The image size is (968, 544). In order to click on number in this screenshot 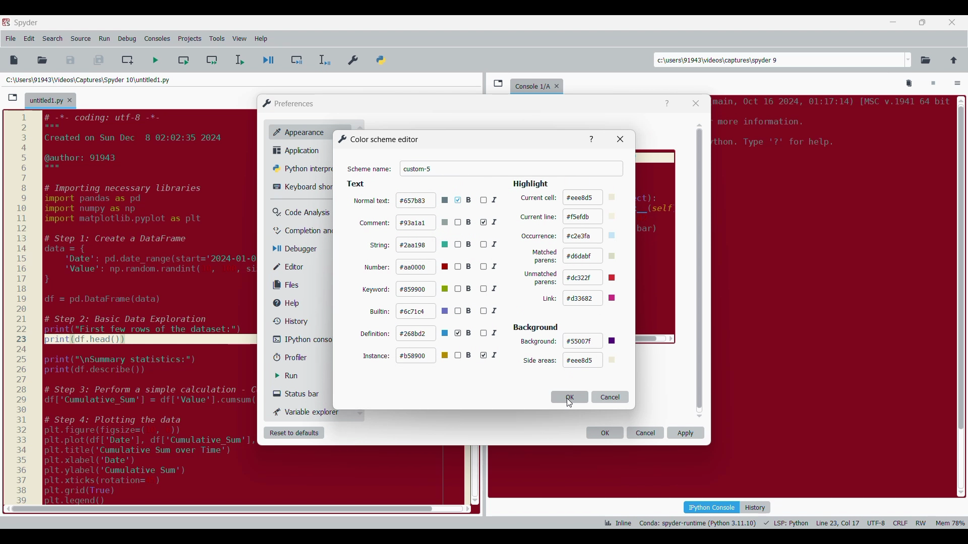, I will do `click(378, 268)`.